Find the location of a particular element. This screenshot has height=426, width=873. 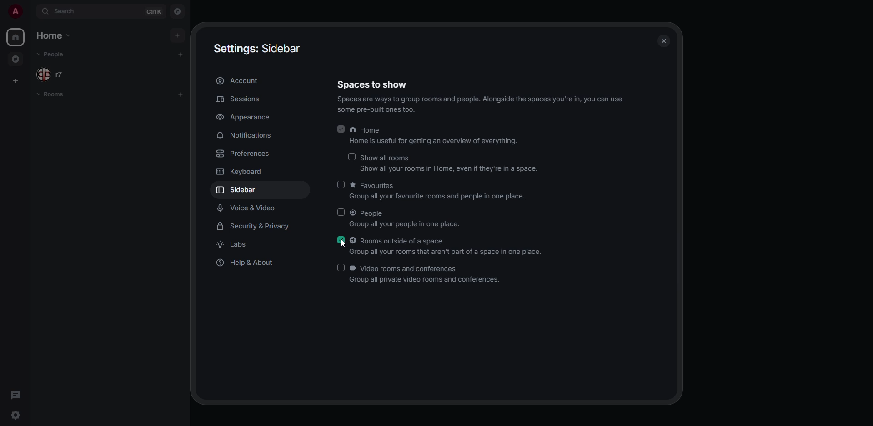

appearance is located at coordinates (247, 114).